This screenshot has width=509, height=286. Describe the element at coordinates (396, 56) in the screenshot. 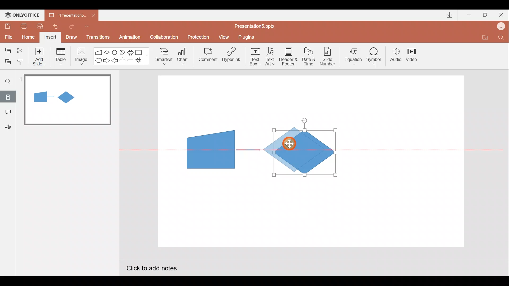

I see `Audio` at that location.